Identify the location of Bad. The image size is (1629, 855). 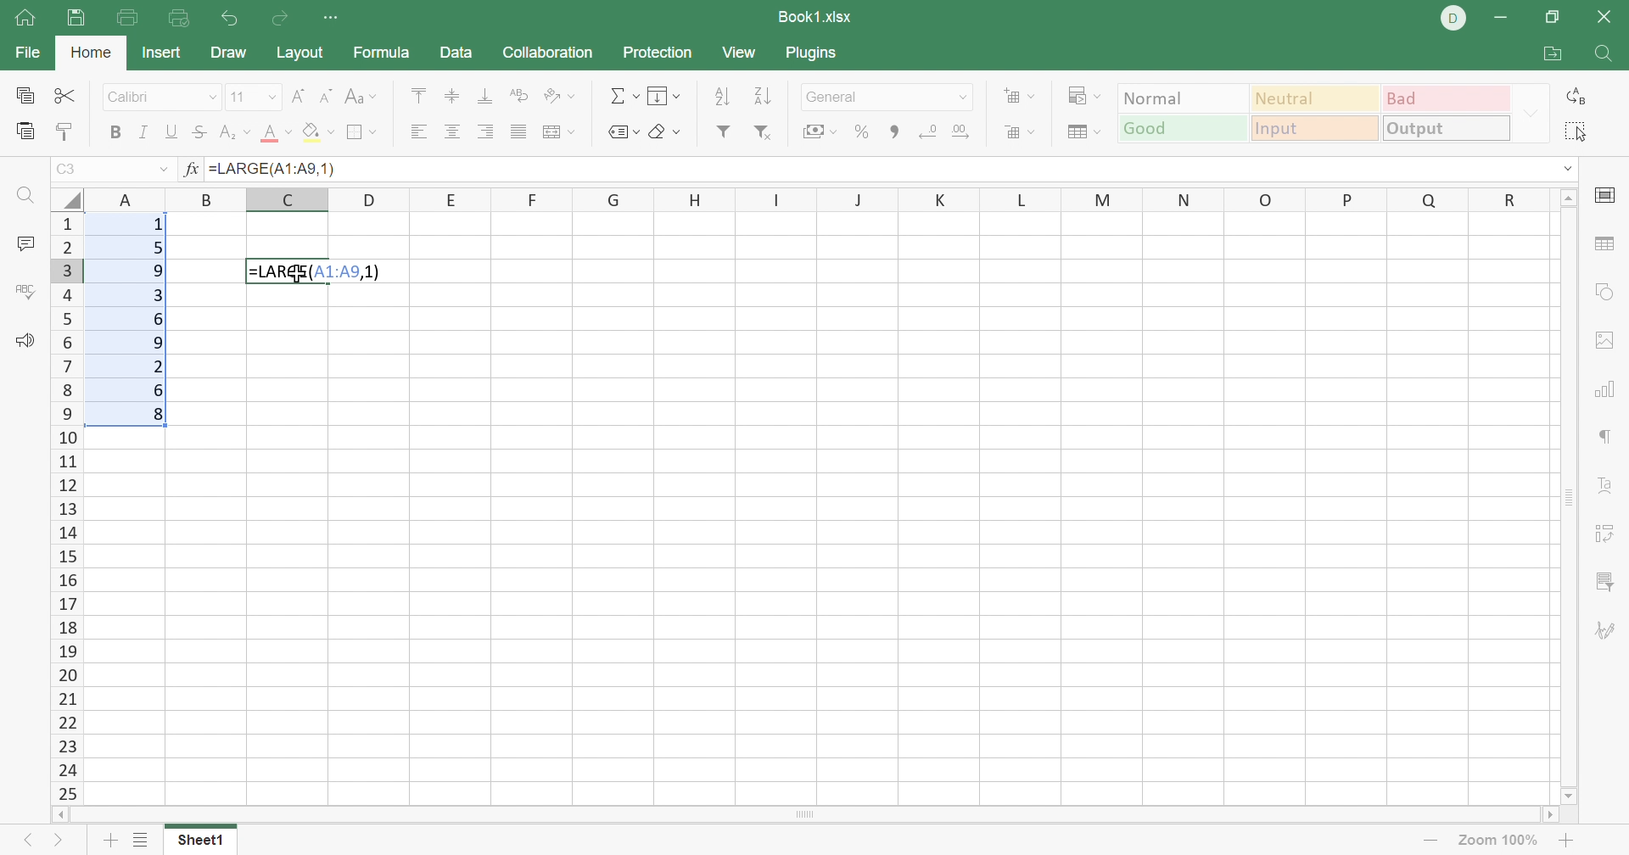
(1442, 98).